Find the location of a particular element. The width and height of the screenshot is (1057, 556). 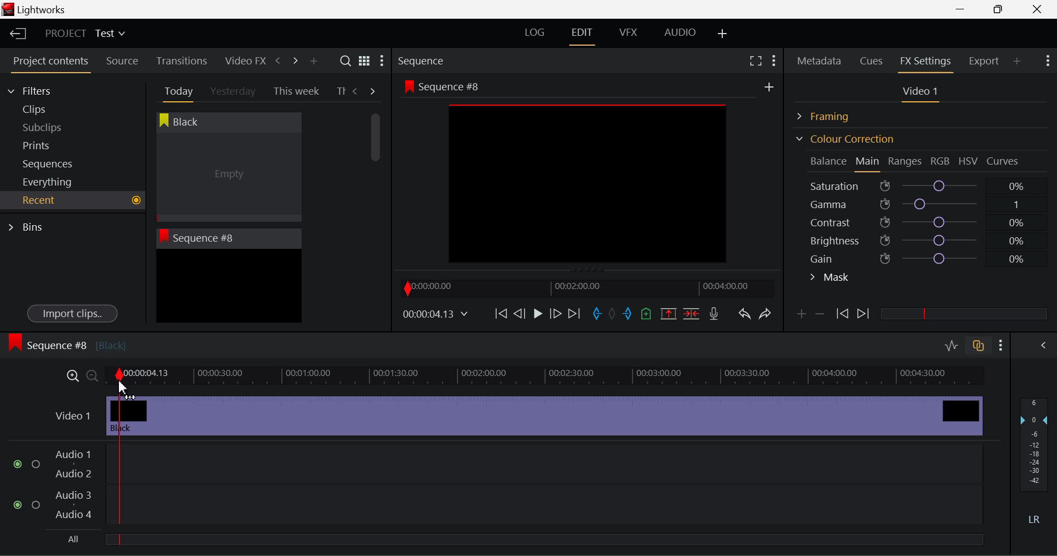

slider is located at coordinates (543, 539).